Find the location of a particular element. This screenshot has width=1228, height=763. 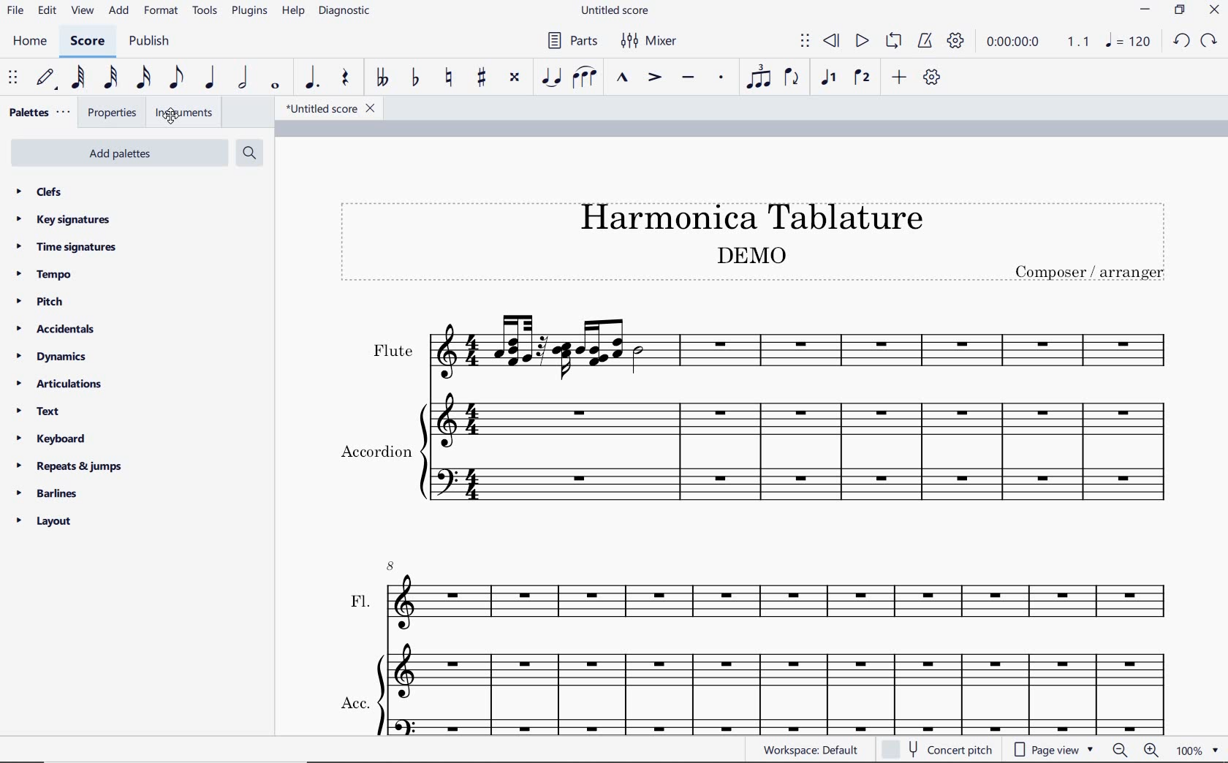

FILE NAME is located at coordinates (613, 12).